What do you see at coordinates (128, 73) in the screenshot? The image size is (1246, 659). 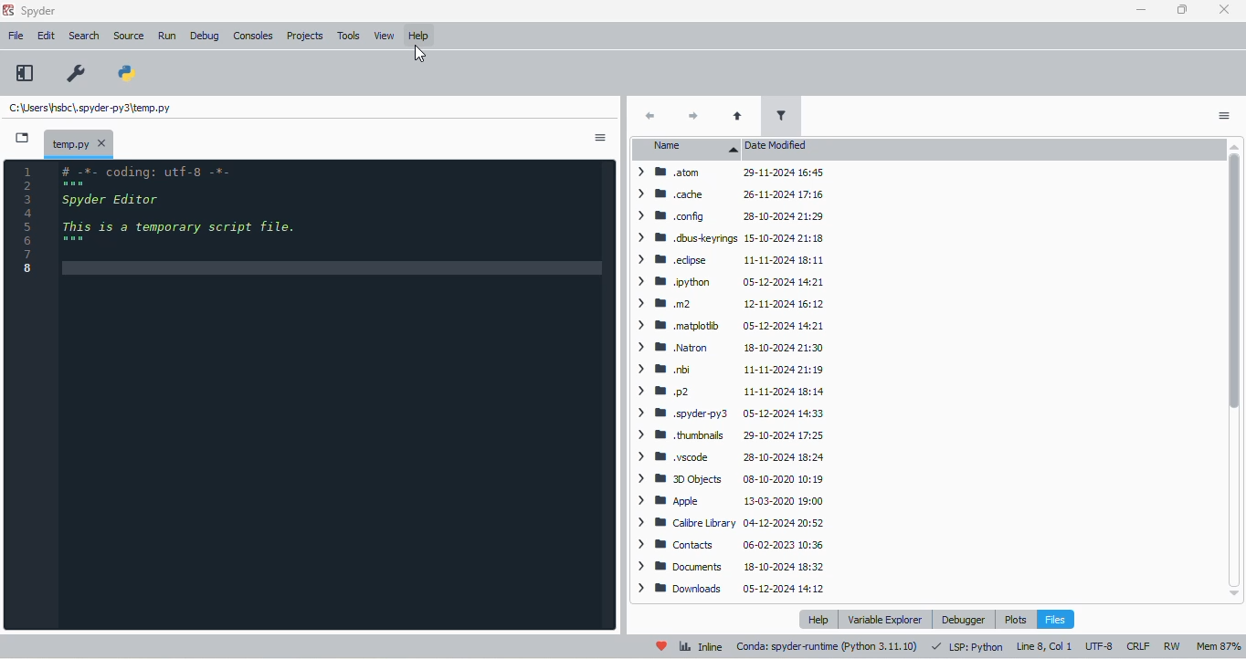 I see `PYTHONPATH manager` at bounding box center [128, 73].